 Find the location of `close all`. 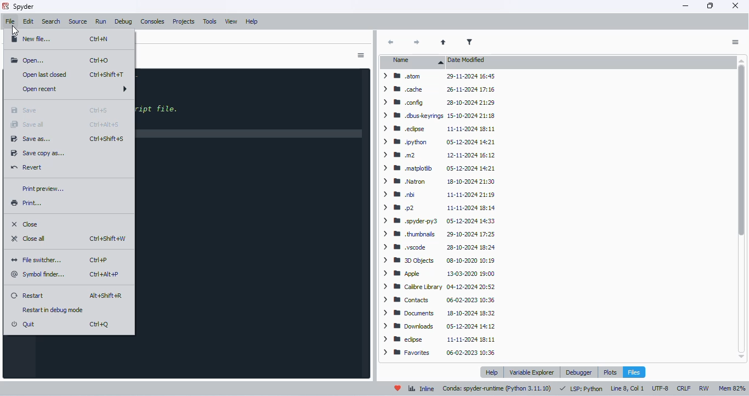

close all is located at coordinates (28, 239).